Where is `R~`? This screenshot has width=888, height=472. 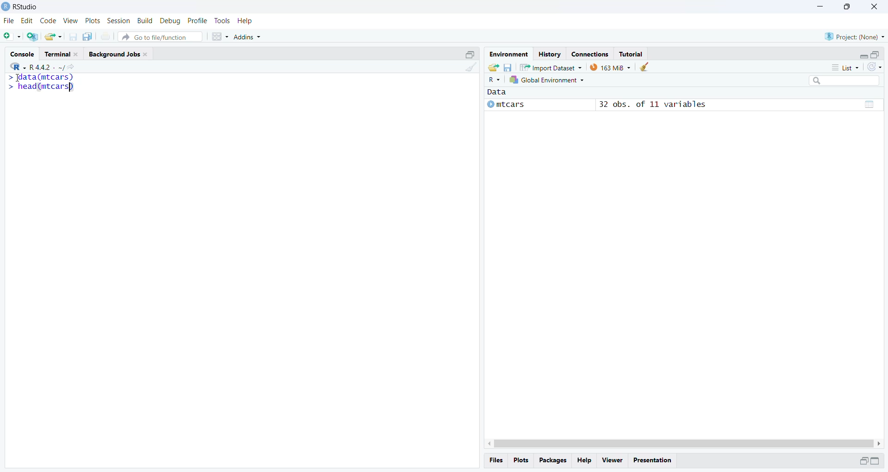 R~ is located at coordinates (495, 80).